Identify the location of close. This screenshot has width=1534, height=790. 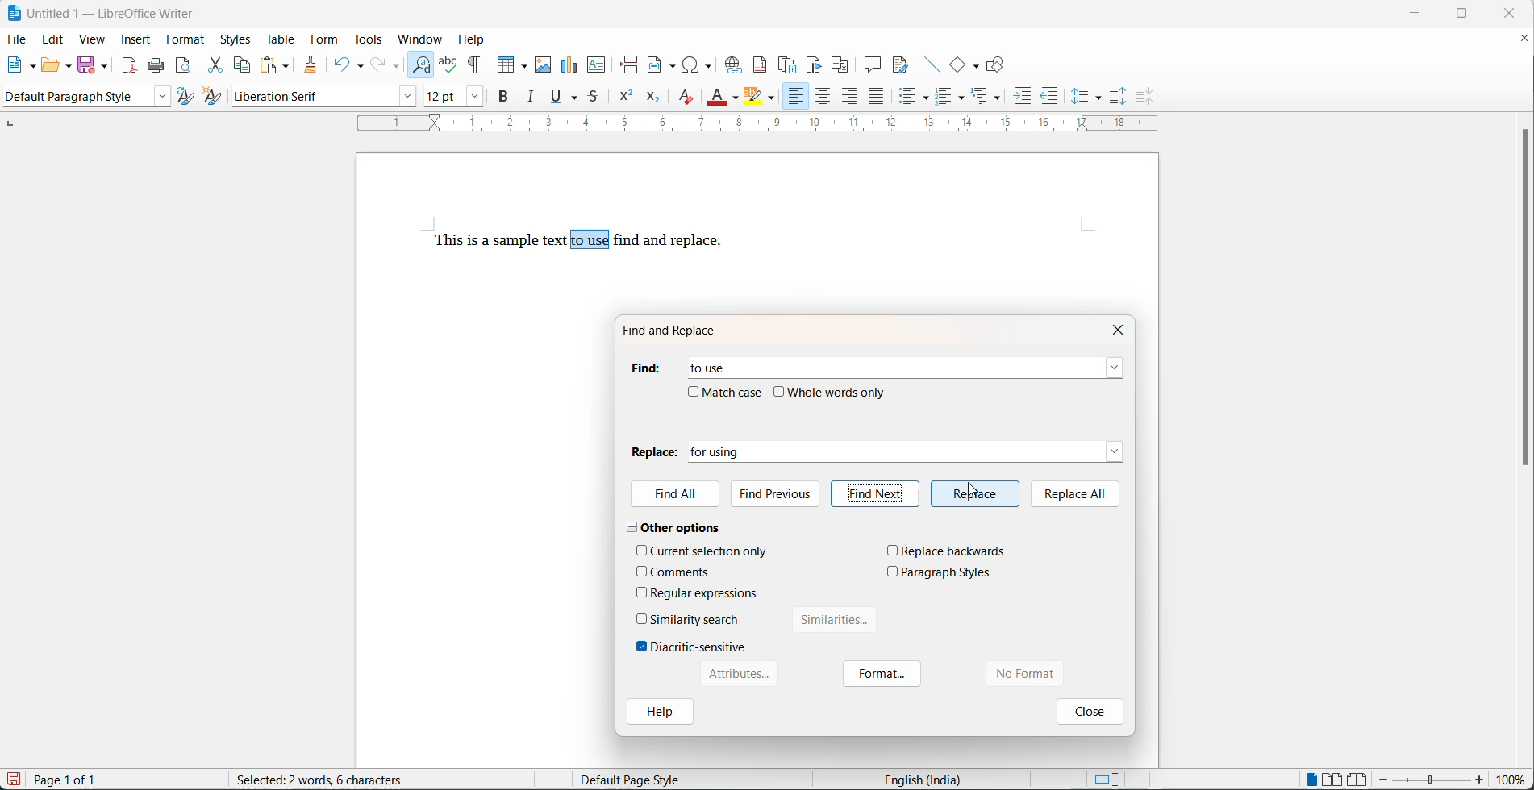
(1122, 328).